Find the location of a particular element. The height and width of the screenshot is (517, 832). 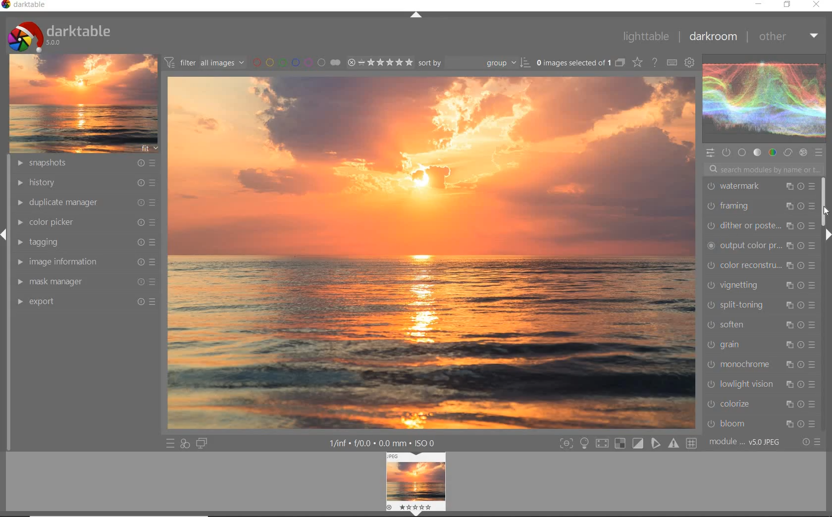

PRESET is located at coordinates (821, 155).